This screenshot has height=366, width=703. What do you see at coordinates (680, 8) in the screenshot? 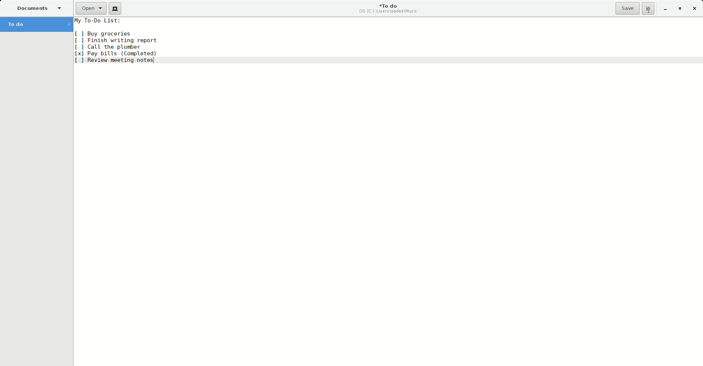
I see `Restore` at bounding box center [680, 8].